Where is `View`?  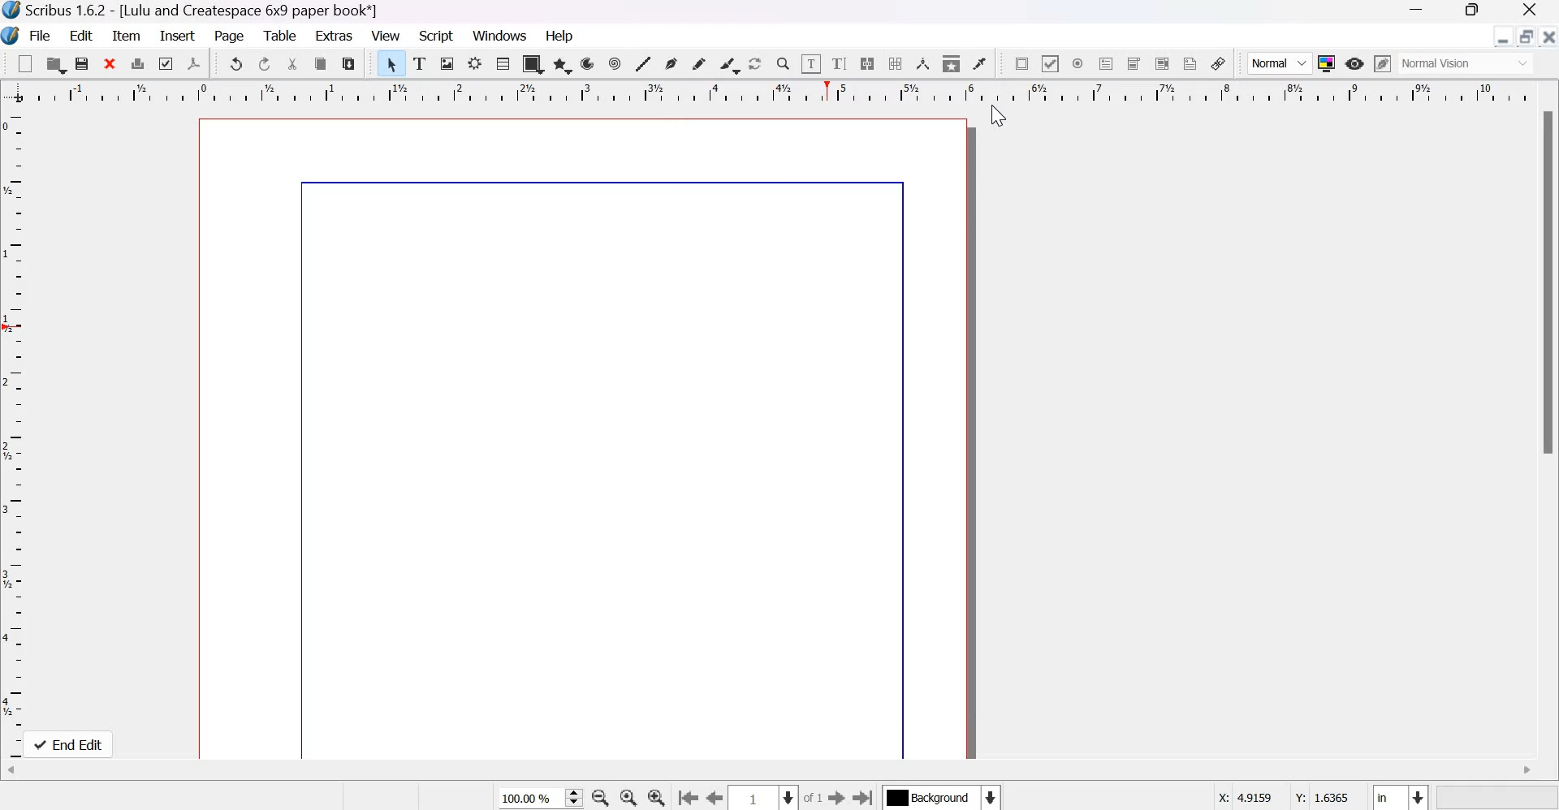
View is located at coordinates (385, 35).